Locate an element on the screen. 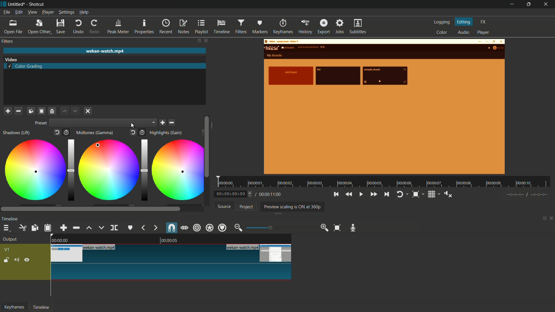 The width and height of the screenshot is (555, 312). add keyframes to this parameter is located at coordinates (142, 132).